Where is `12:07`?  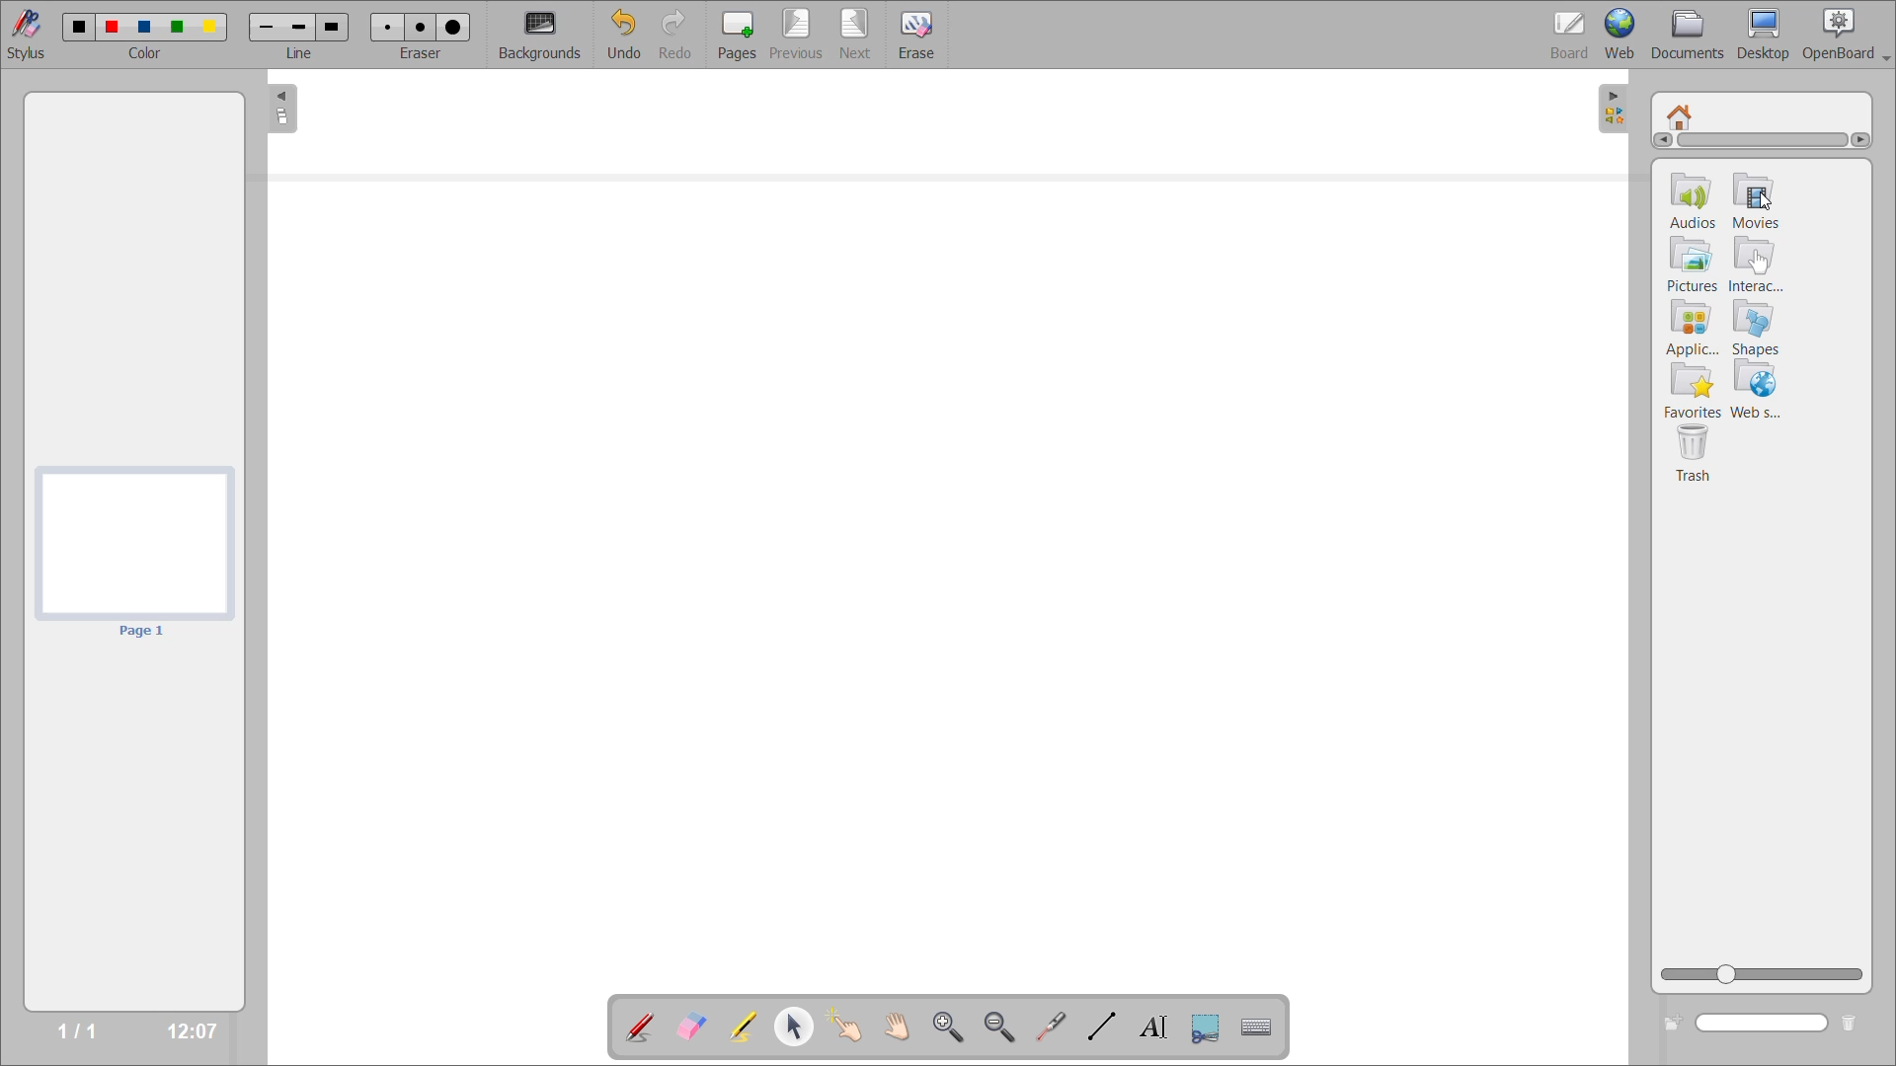 12:07 is located at coordinates (185, 1028).